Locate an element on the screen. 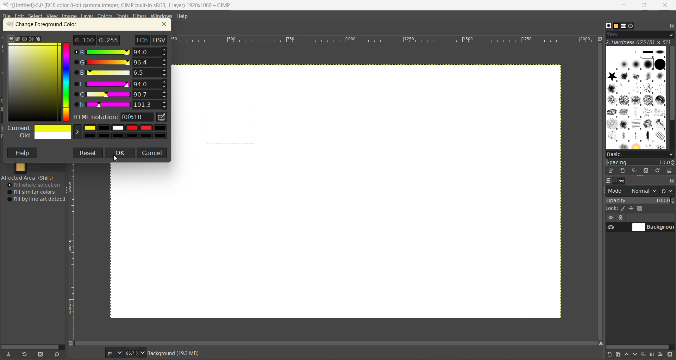 The image size is (676, 360). layers is located at coordinates (609, 182).